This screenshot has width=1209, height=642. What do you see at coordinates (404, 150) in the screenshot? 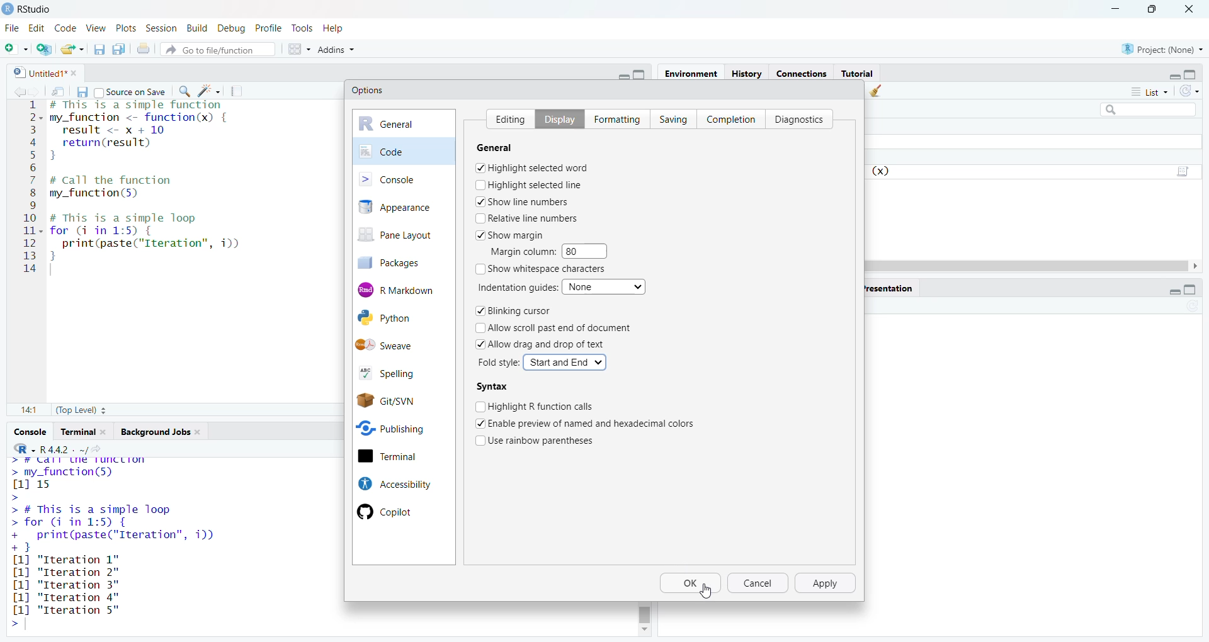
I see `code` at bounding box center [404, 150].